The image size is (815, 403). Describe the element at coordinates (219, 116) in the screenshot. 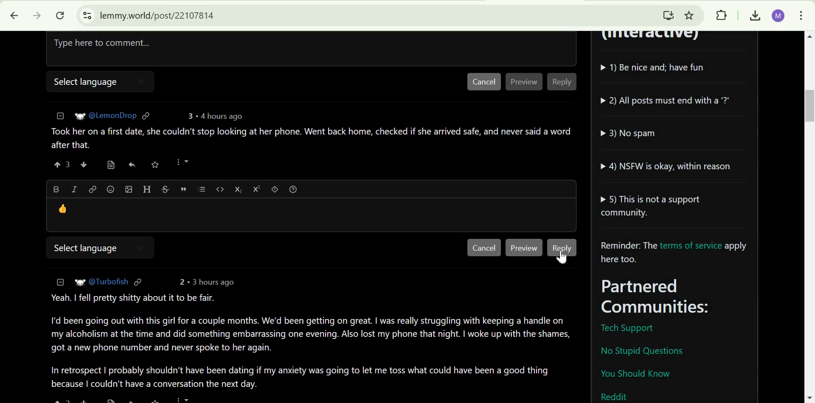

I see `4 hours ago` at that location.